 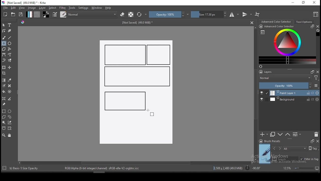 What do you see at coordinates (4, 123) in the screenshot?
I see `contiguous selection tool` at bounding box center [4, 123].